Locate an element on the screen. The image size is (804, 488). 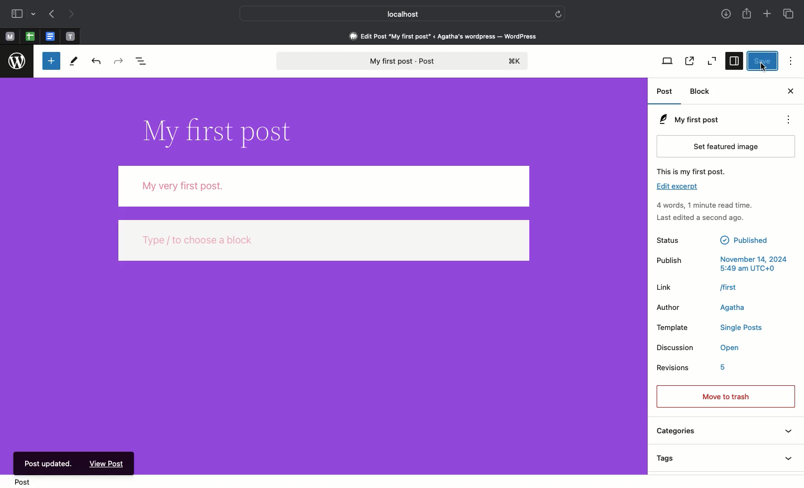
Tags is located at coordinates (723, 458).